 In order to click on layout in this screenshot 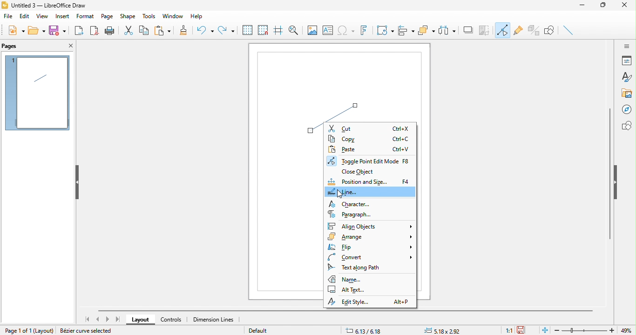, I will do `click(140, 321)`.